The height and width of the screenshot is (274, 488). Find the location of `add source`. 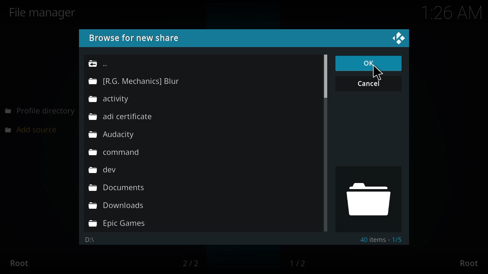

add source is located at coordinates (35, 129).